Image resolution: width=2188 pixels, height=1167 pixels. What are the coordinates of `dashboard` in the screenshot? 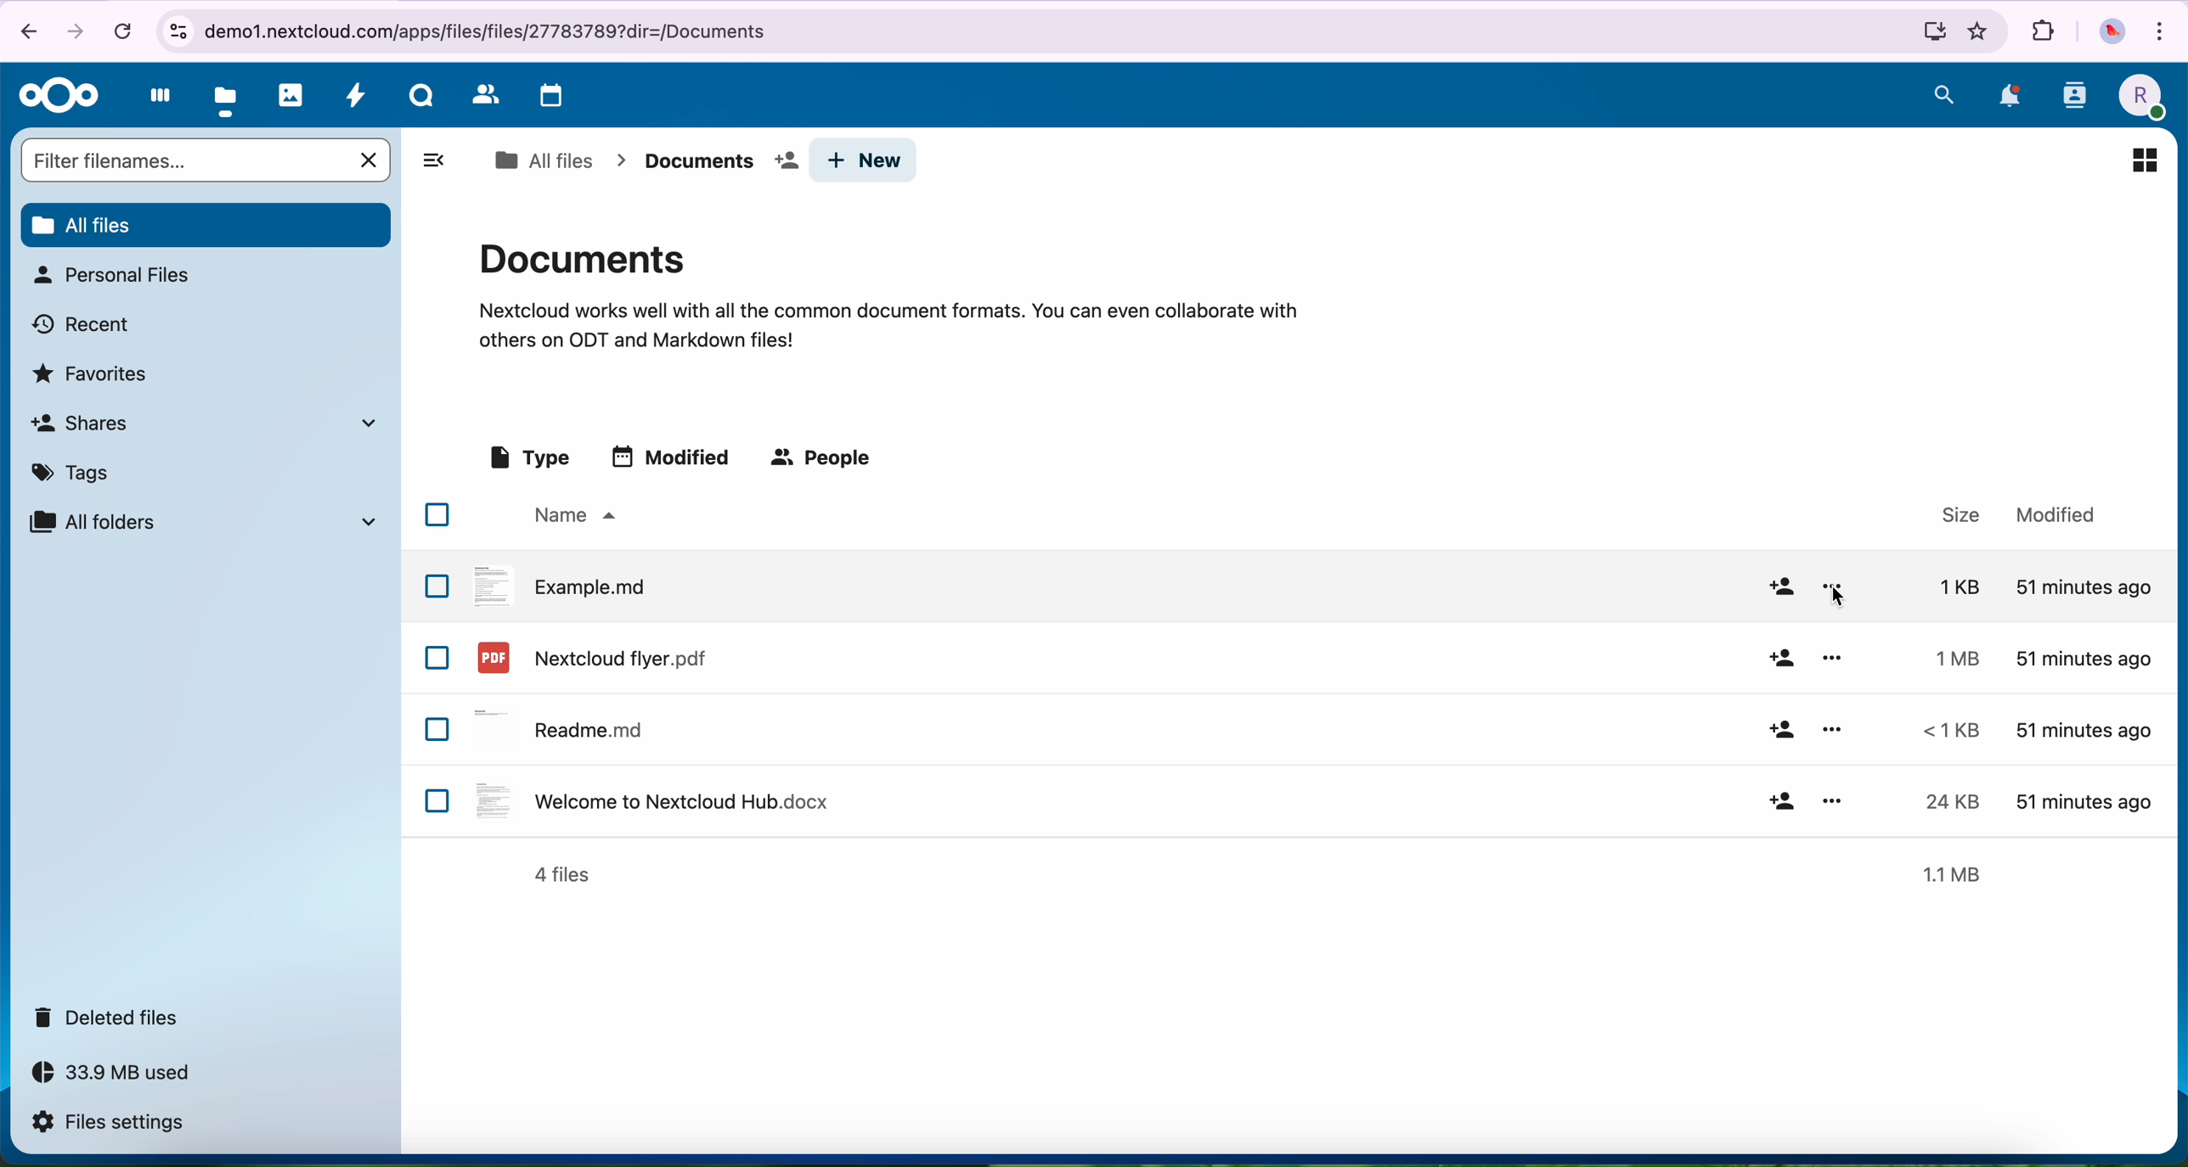 It's located at (155, 100).